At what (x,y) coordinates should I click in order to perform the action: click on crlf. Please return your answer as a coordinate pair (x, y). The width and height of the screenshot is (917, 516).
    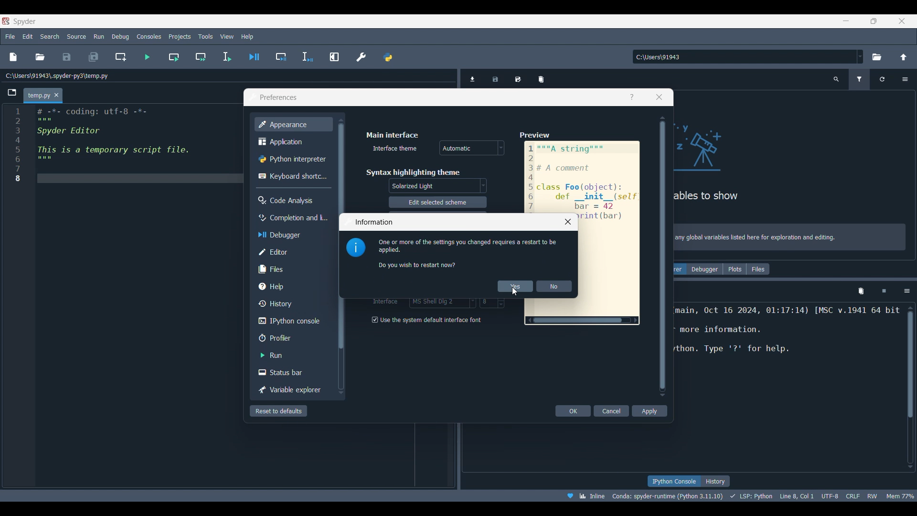
    Looking at the image, I should click on (852, 496).